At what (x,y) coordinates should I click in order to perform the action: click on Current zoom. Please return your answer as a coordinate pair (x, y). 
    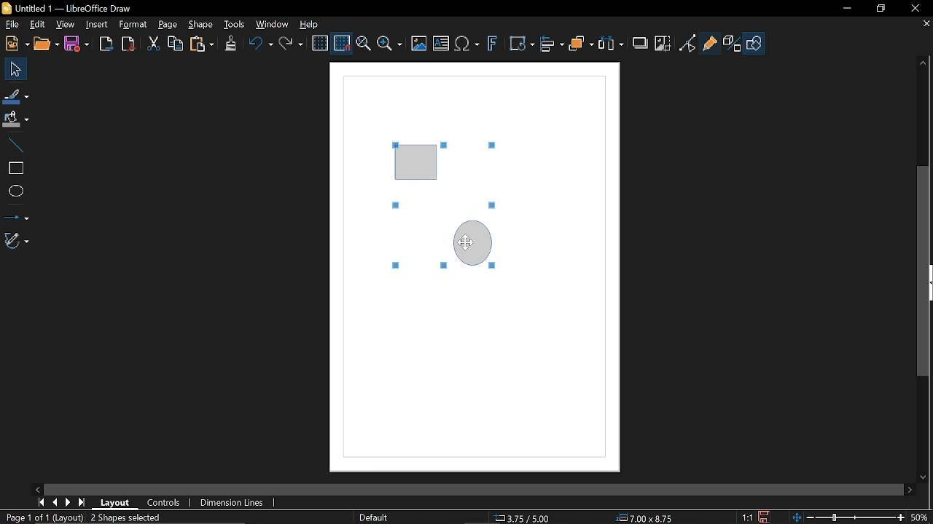
    Looking at the image, I should click on (923, 518).